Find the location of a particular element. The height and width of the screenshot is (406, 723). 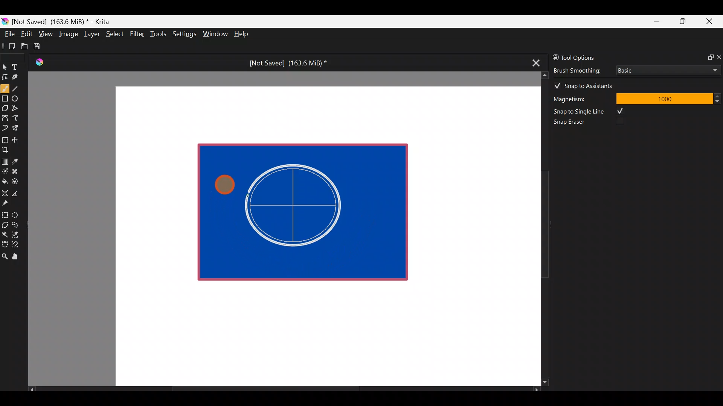

Move a layer is located at coordinates (17, 139).